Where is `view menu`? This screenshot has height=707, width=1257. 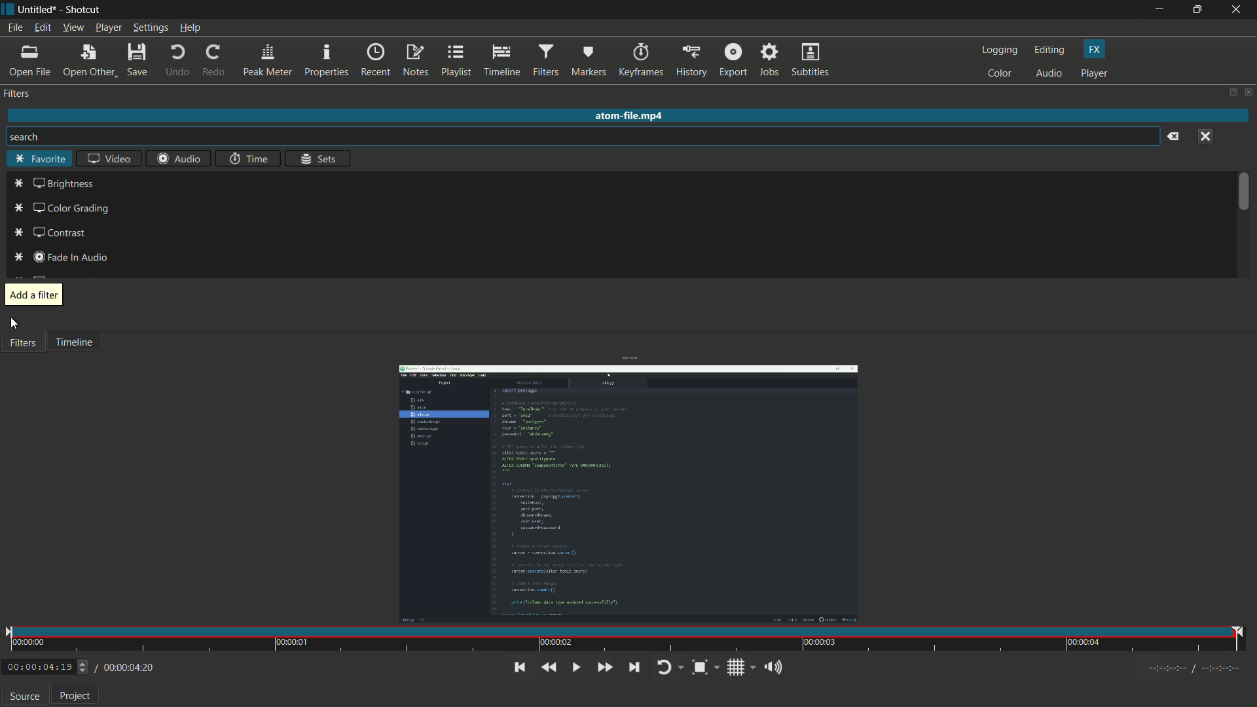
view menu is located at coordinates (72, 28).